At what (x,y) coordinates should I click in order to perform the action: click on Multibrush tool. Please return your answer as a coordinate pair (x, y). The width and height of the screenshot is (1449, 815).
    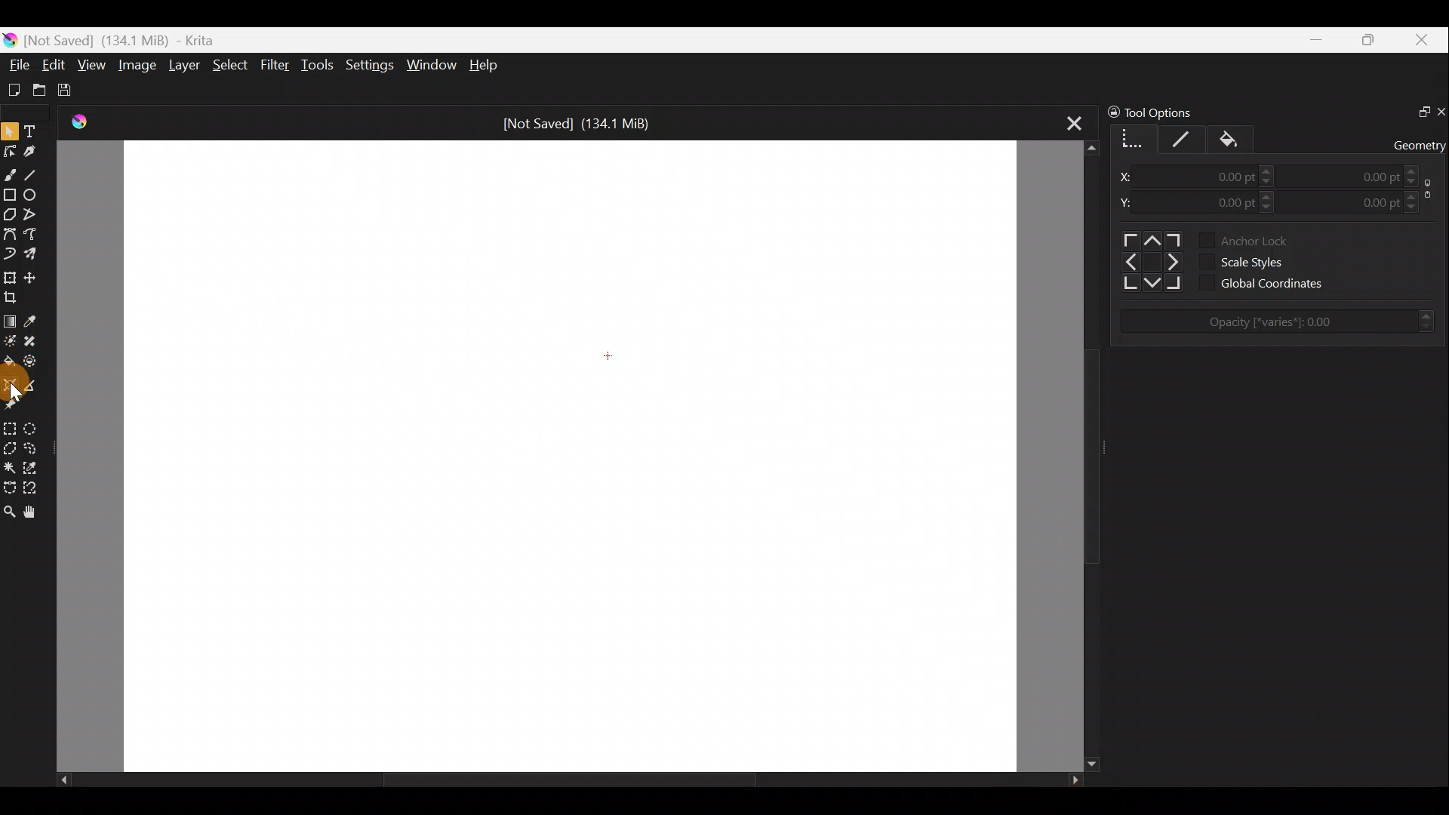
    Looking at the image, I should click on (33, 256).